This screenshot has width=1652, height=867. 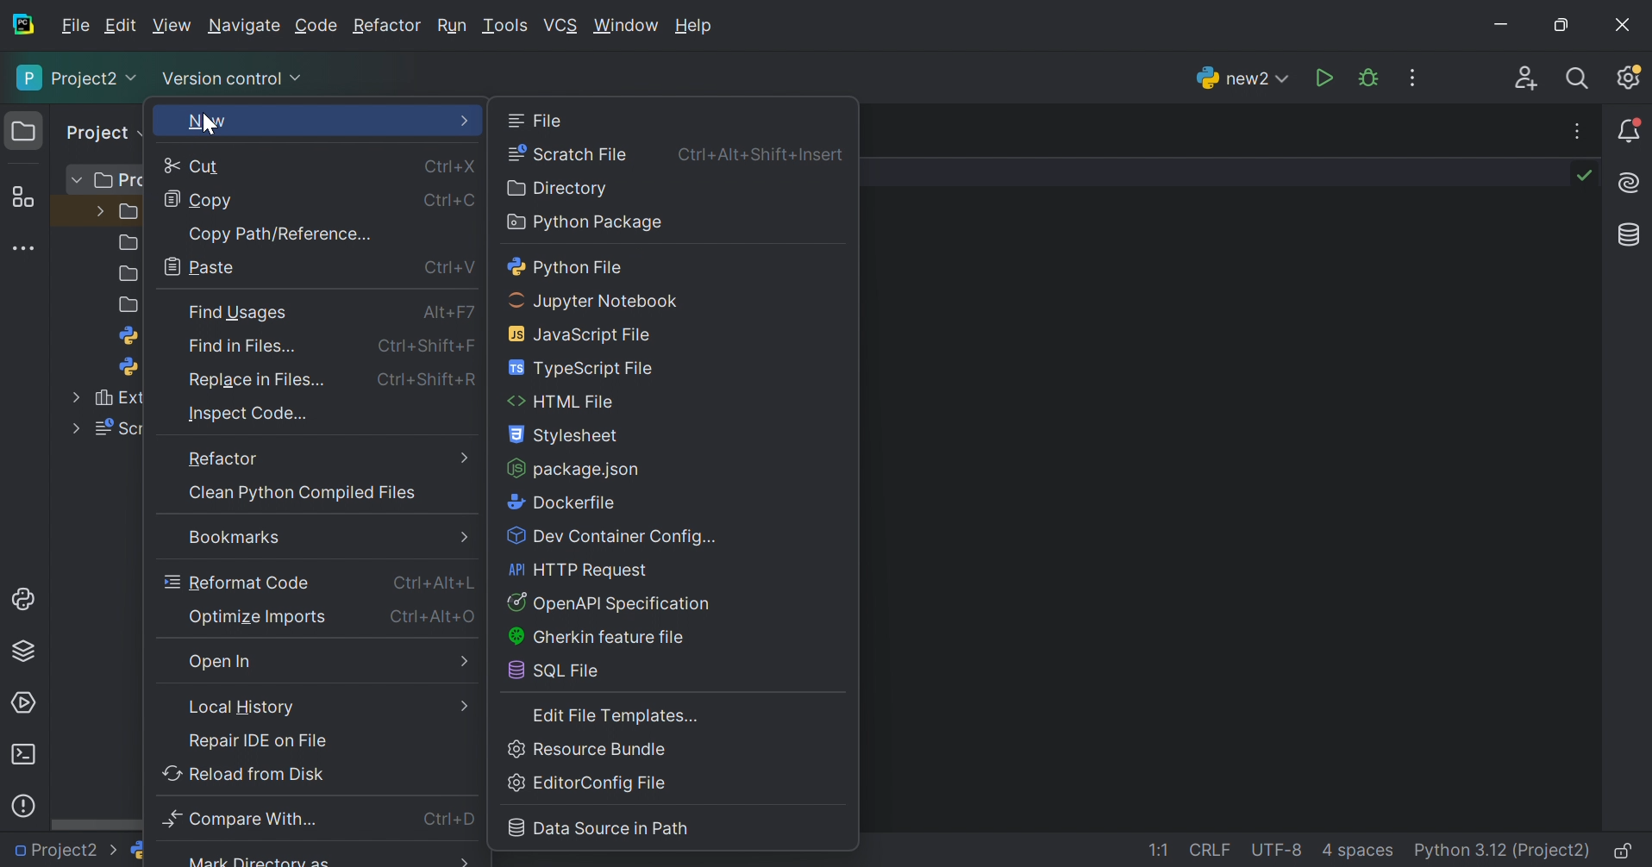 What do you see at coordinates (244, 772) in the screenshot?
I see `Reload from disk` at bounding box center [244, 772].